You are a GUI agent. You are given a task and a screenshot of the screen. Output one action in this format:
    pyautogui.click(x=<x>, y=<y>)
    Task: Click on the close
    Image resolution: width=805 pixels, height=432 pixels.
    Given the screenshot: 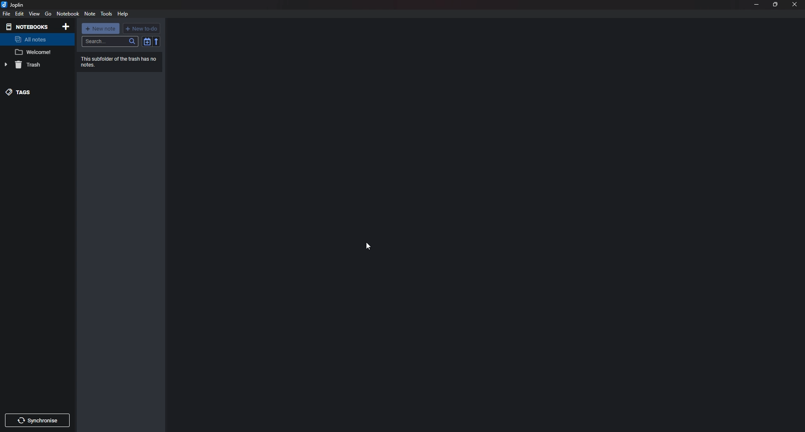 What is the action you would take?
    pyautogui.click(x=793, y=4)
    